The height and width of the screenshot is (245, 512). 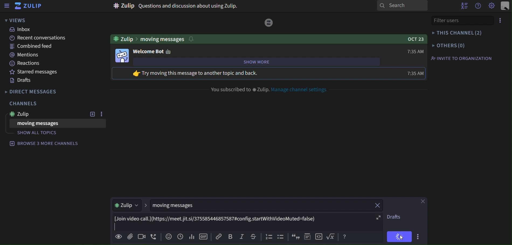 I want to click on cursor, so click(x=400, y=237).